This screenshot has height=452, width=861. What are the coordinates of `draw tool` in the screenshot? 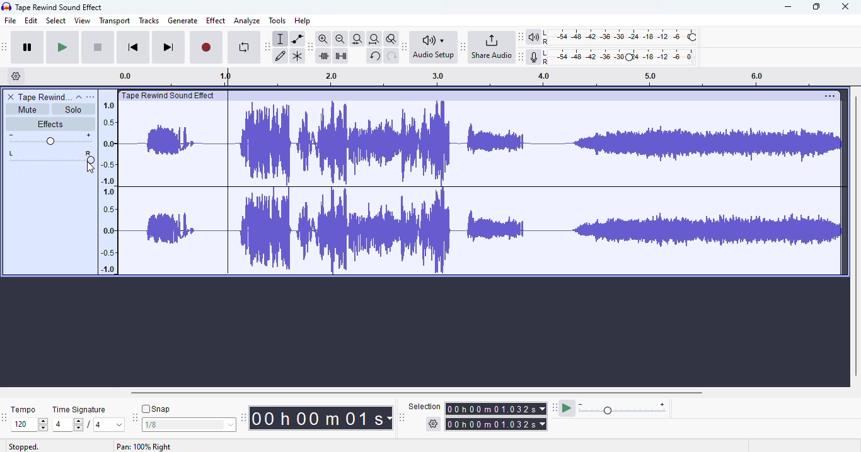 It's located at (280, 57).